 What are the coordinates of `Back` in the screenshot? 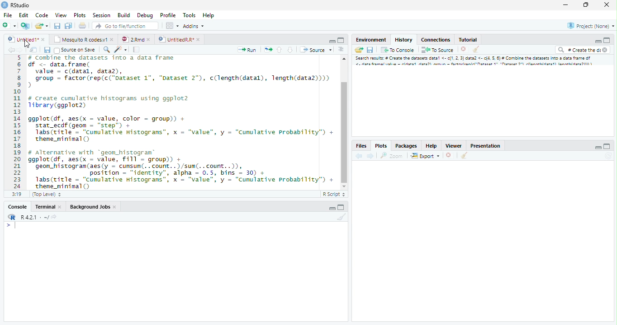 It's located at (8, 51).